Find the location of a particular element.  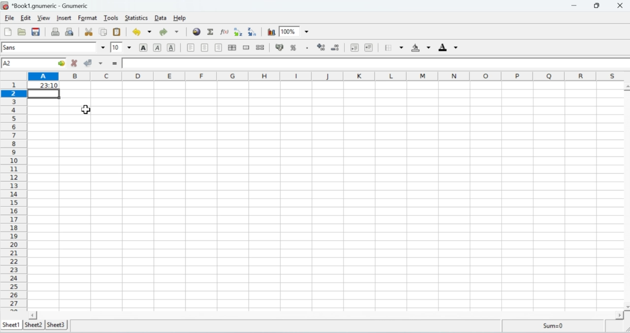

Sum into the current cell is located at coordinates (212, 33).